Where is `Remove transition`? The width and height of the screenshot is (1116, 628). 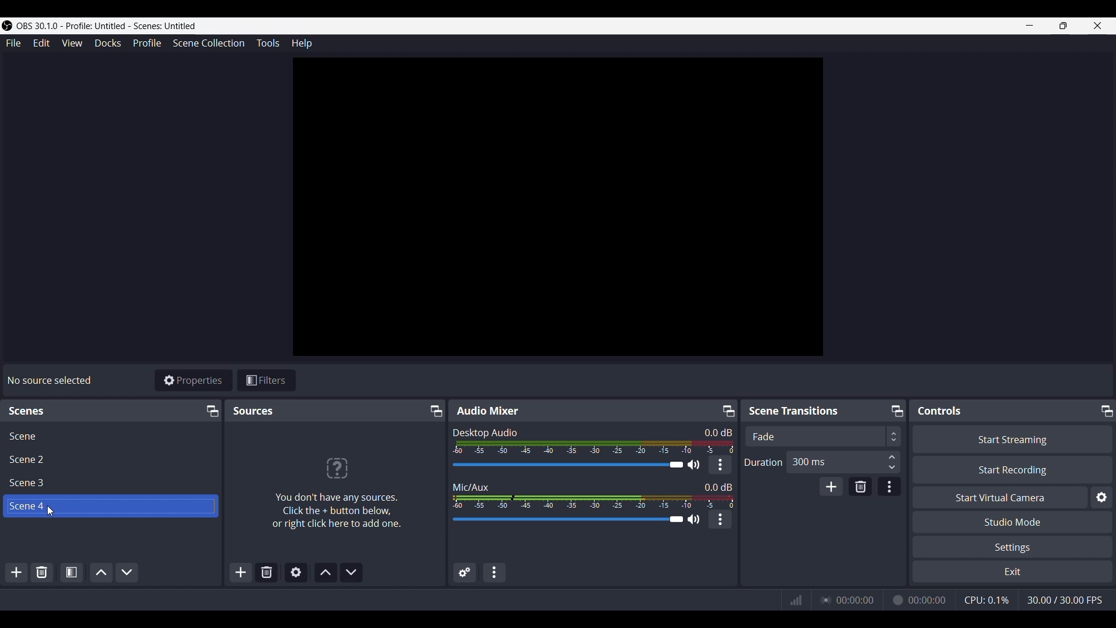 Remove transition is located at coordinates (859, 487).